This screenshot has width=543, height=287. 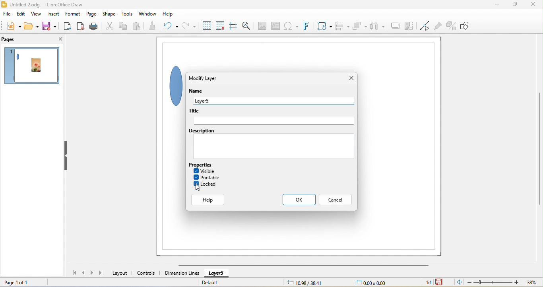 I want to click on title, so click(x=47, y=4).